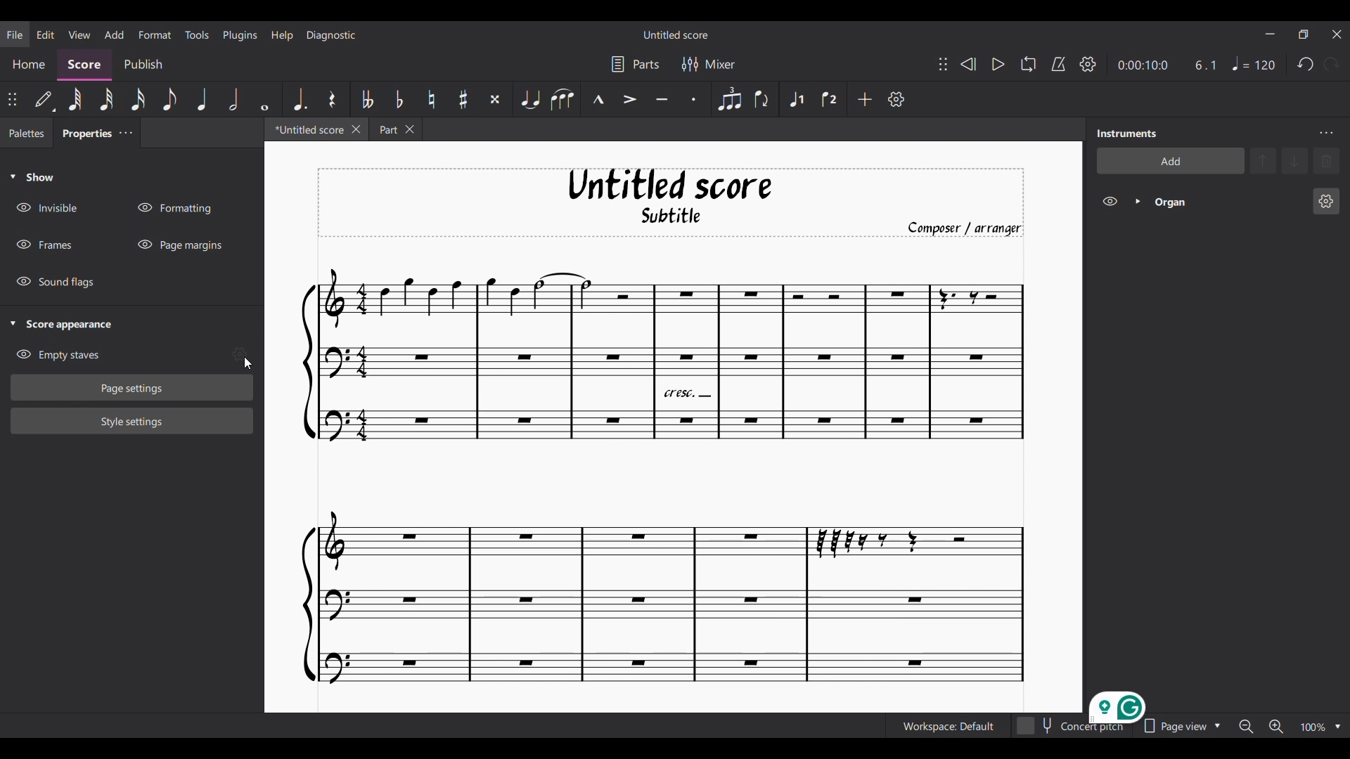 Image resolution: width=1350 pixels, height=759 pixels. Describe the element at coordinates (728, 99) in the screenshot. I see `Tuplet` at that location.